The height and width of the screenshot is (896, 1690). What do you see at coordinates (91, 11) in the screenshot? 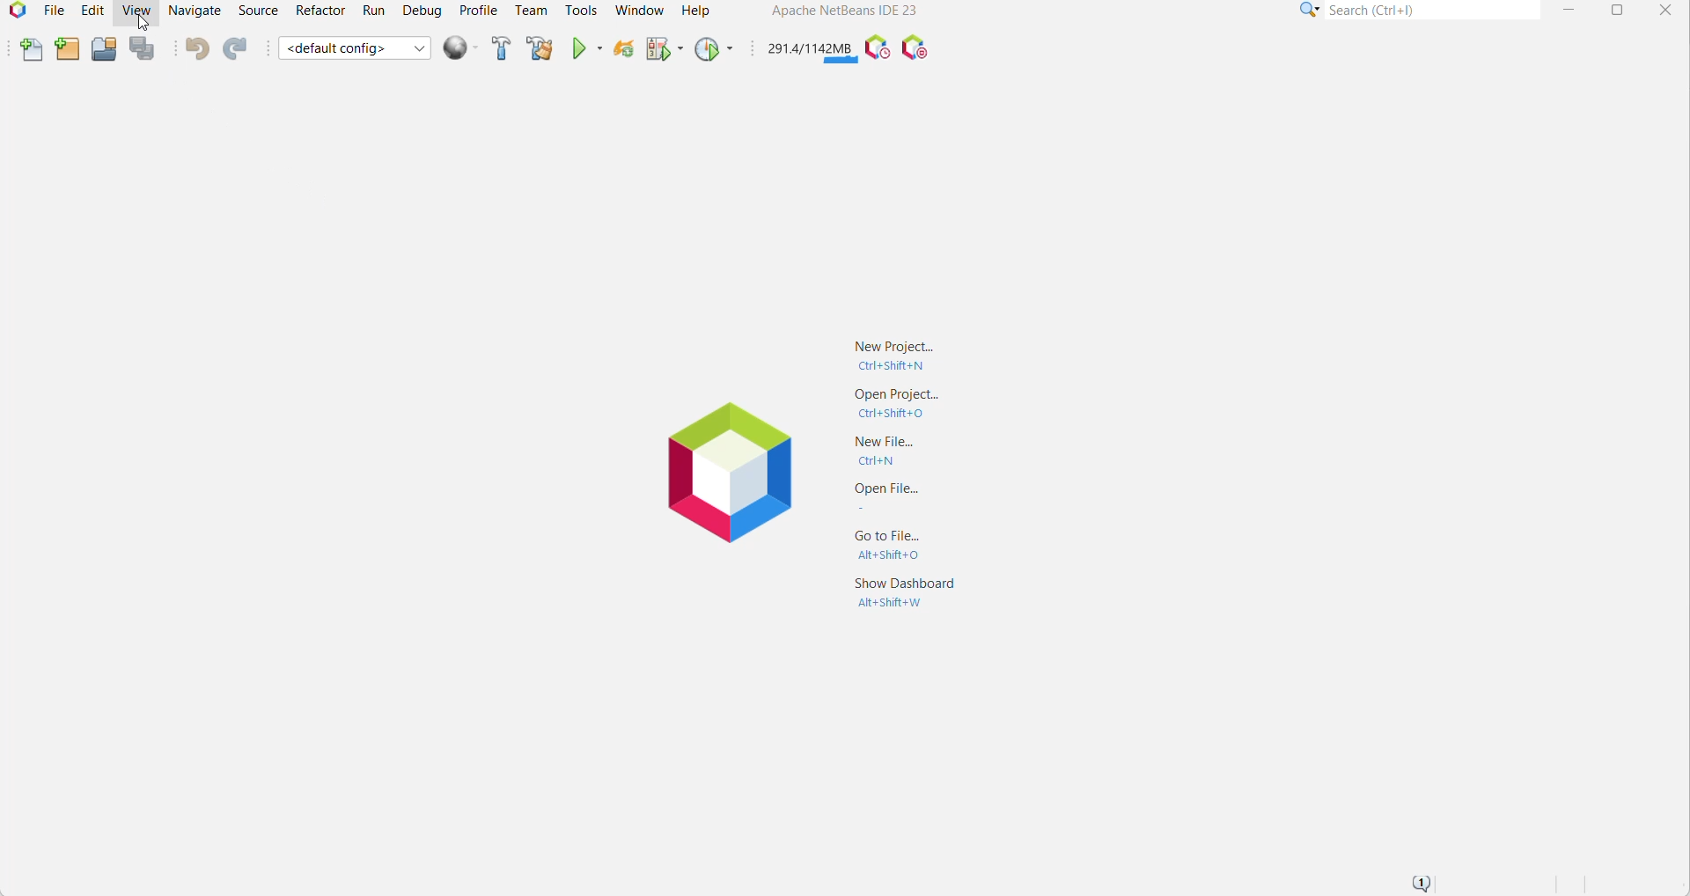
I see `Edit` at bounding box center [91, 11].